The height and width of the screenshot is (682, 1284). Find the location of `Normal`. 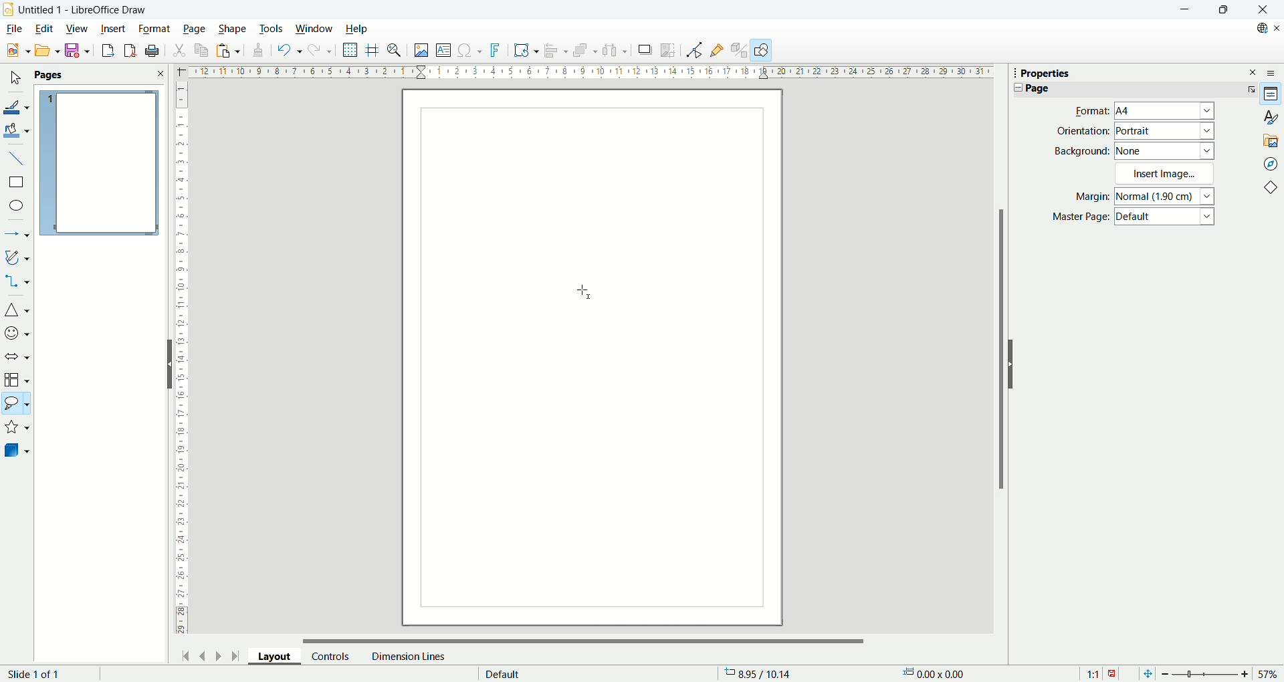

Normal is located at coordinates (1166, 196).